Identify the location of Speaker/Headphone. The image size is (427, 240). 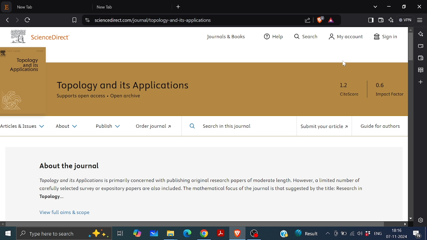
(360, 233).